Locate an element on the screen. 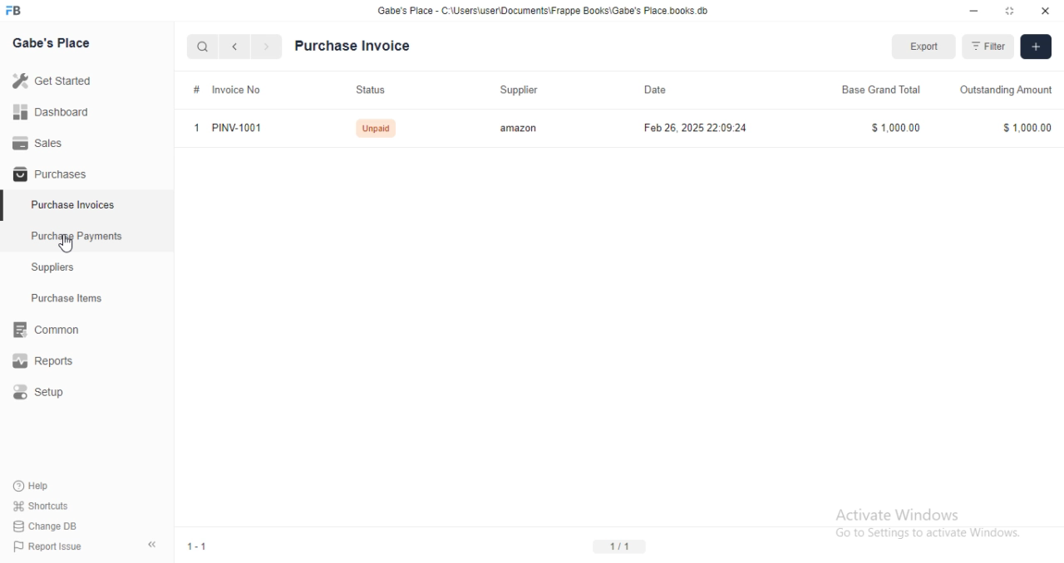 The height and width of the screenshot is (563, 1064). Supplier is located at coordinates (516, 90).